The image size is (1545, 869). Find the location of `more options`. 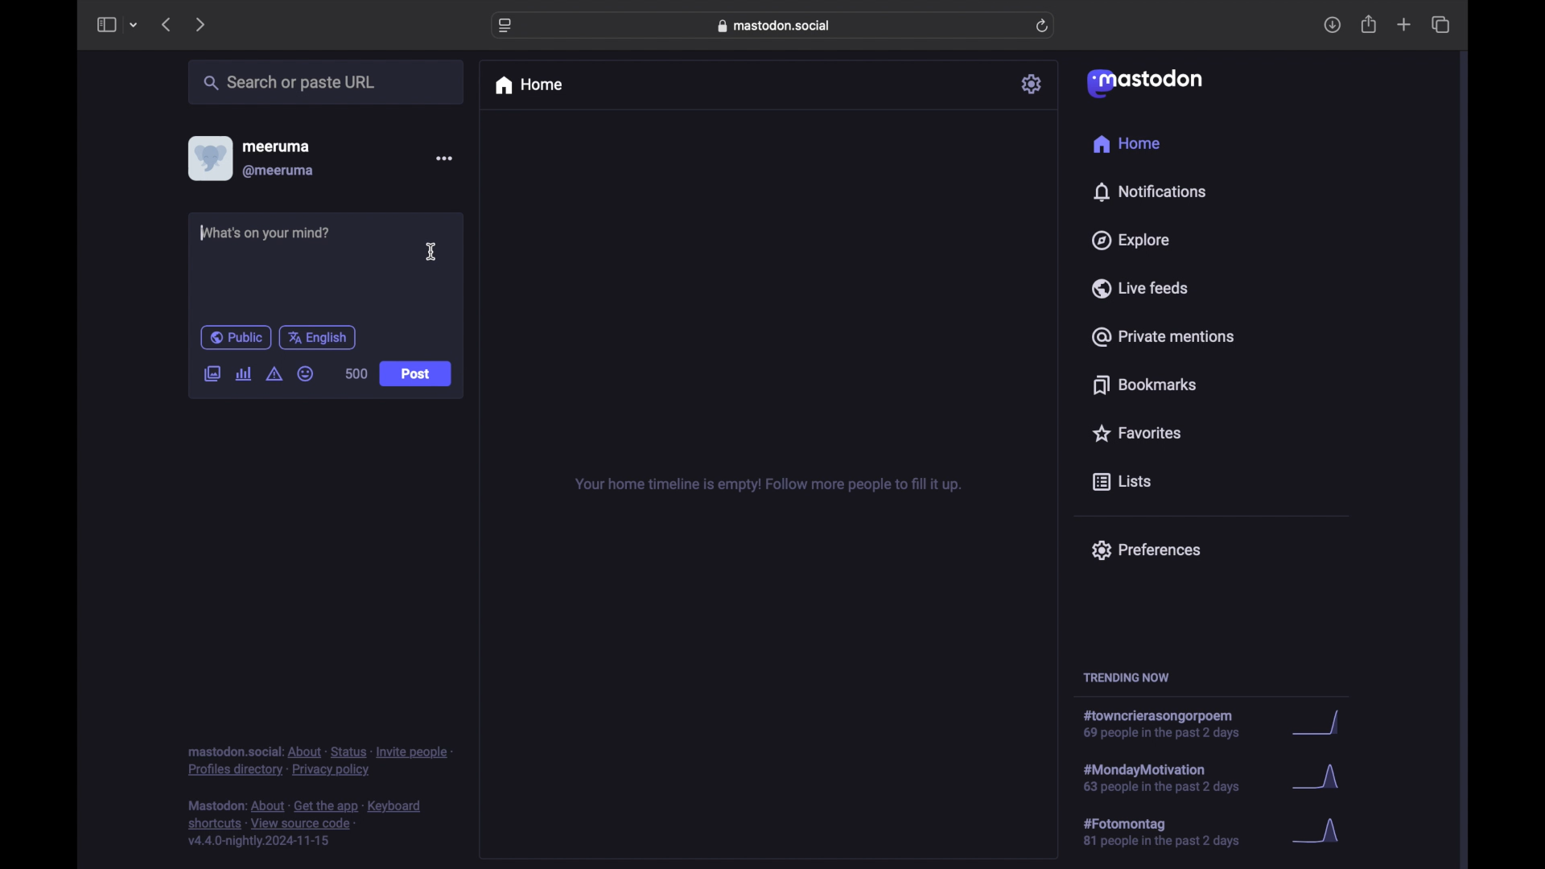

more options is located at coordinates (444, 159).